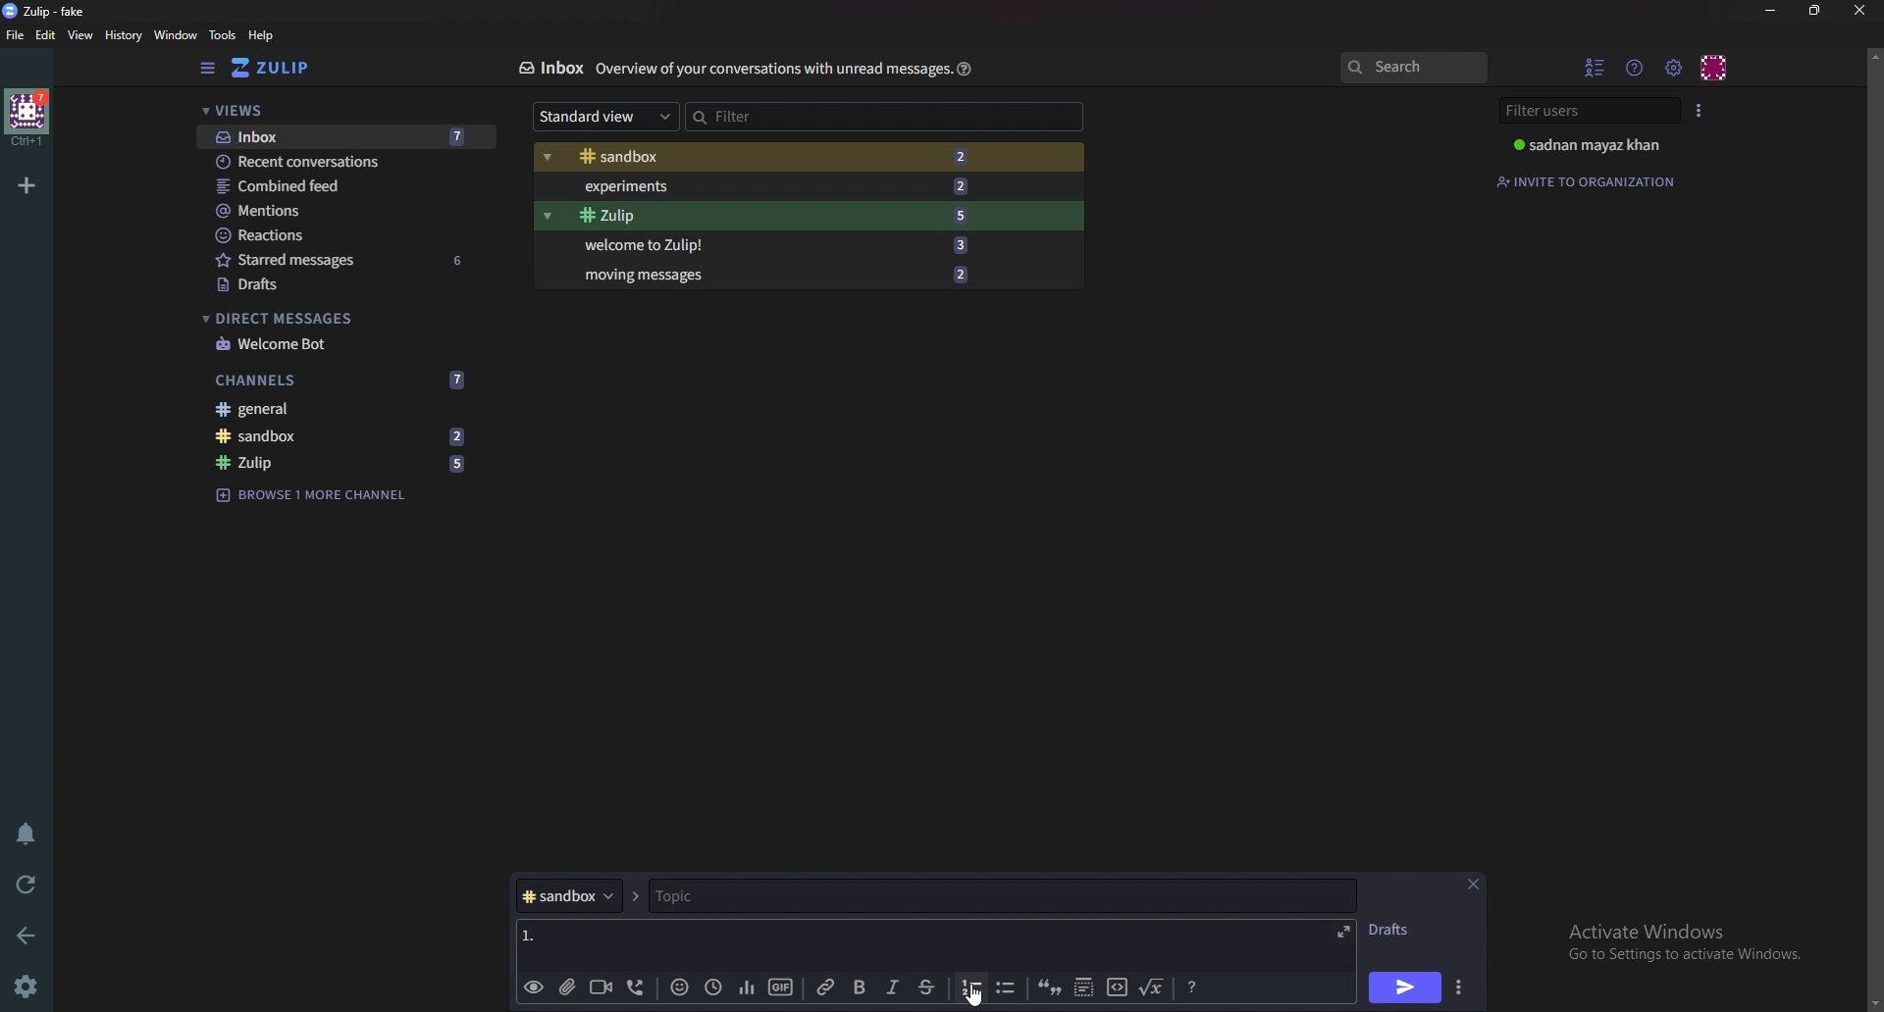  What do you see at coordinates (775, 185) in the screenshot?
I see `Experiments` at bounding box center [775, 185].